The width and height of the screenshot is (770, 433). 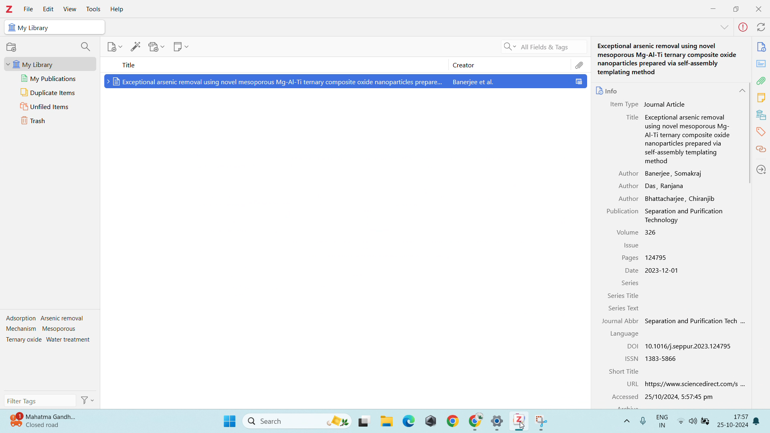 What do you see at coordinates (744, 27) in the screenshot?
I see `error in sync` at bounding box center [744, 27].